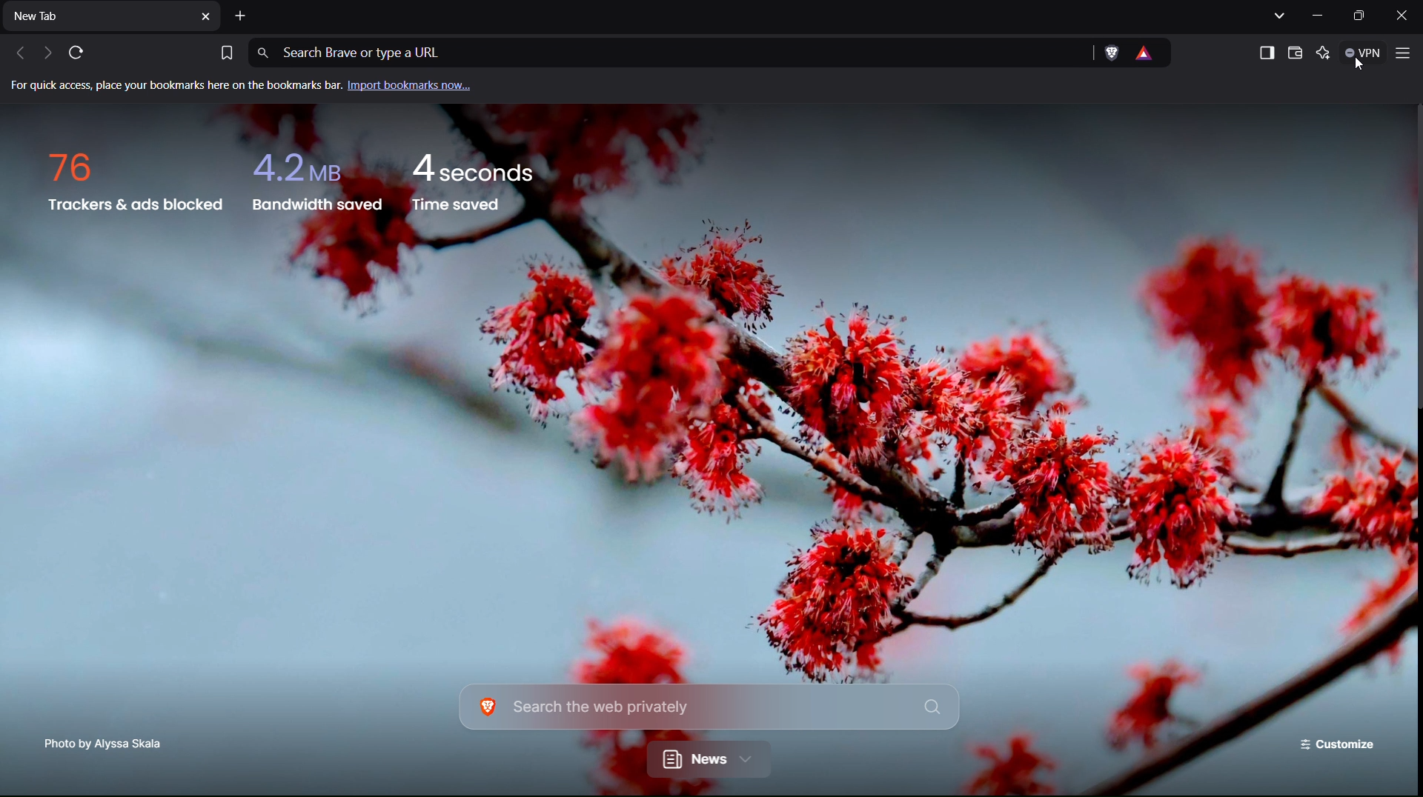 This screenshot has width=1423, height=797. I want to click on Back, so click(17, 53).